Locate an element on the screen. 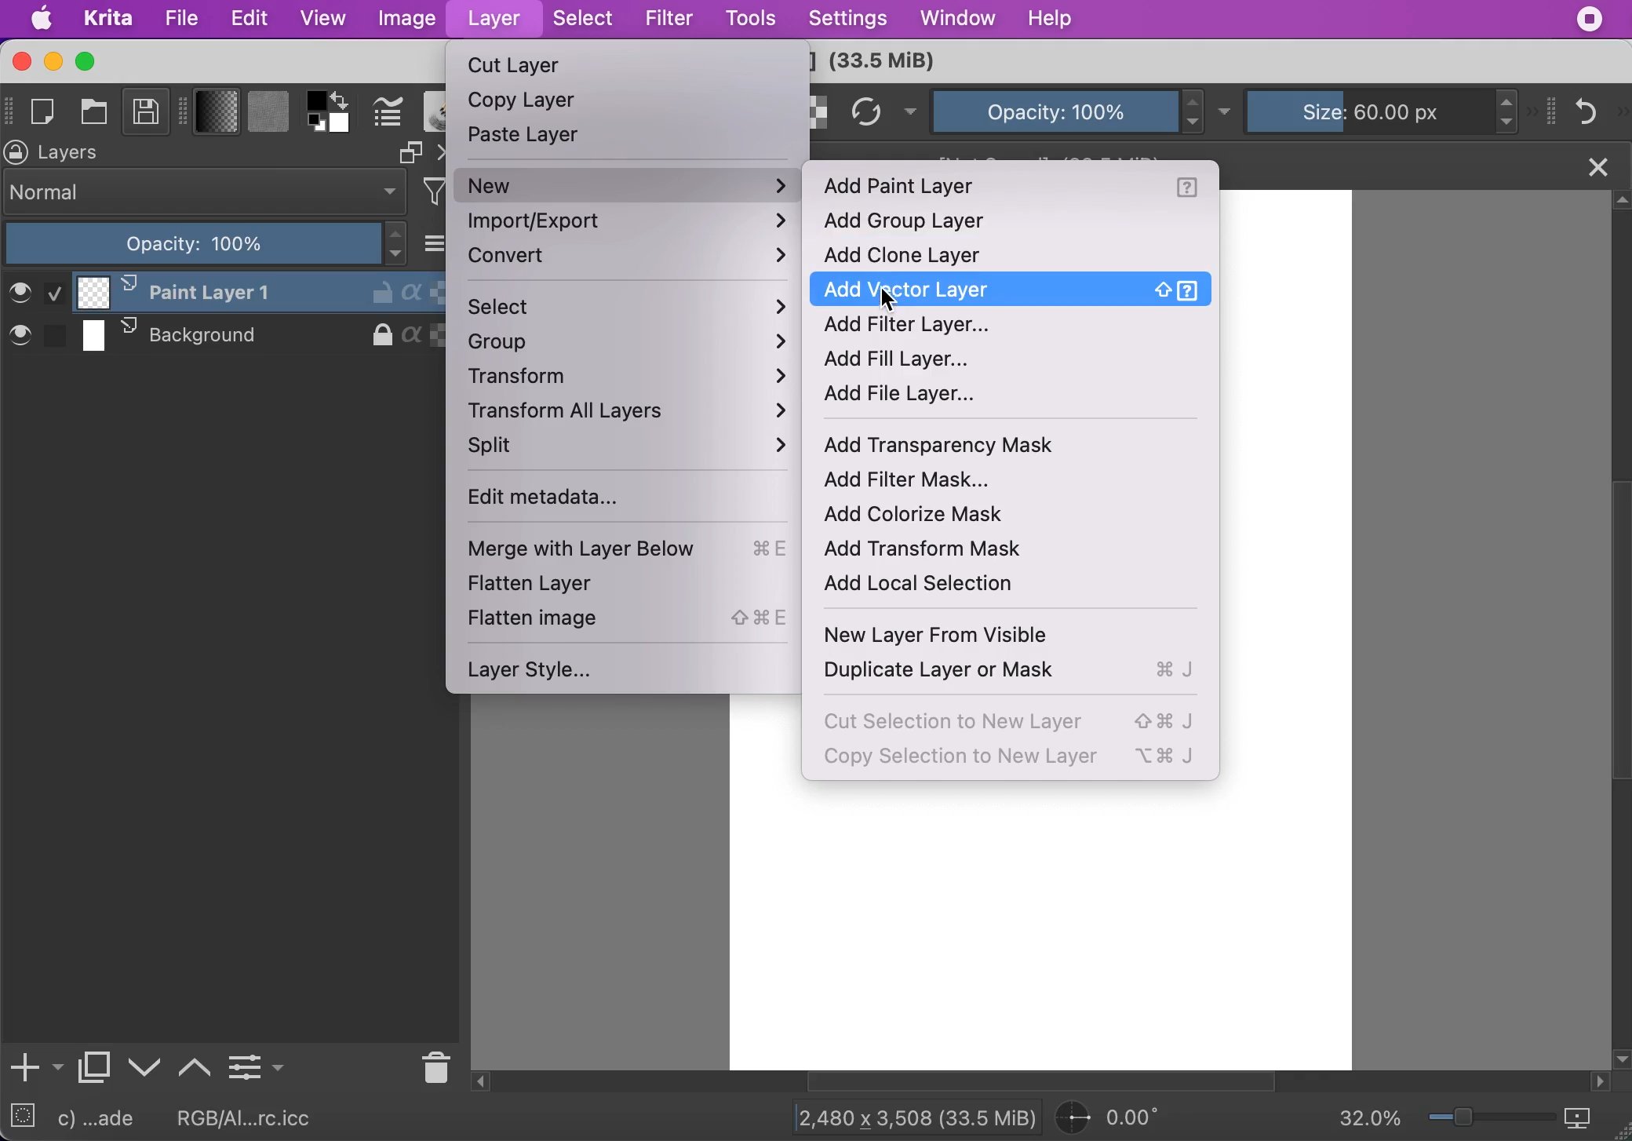 This screenshot has width=1632, height=1141. transform all layers is located at coordinates (637, 415).